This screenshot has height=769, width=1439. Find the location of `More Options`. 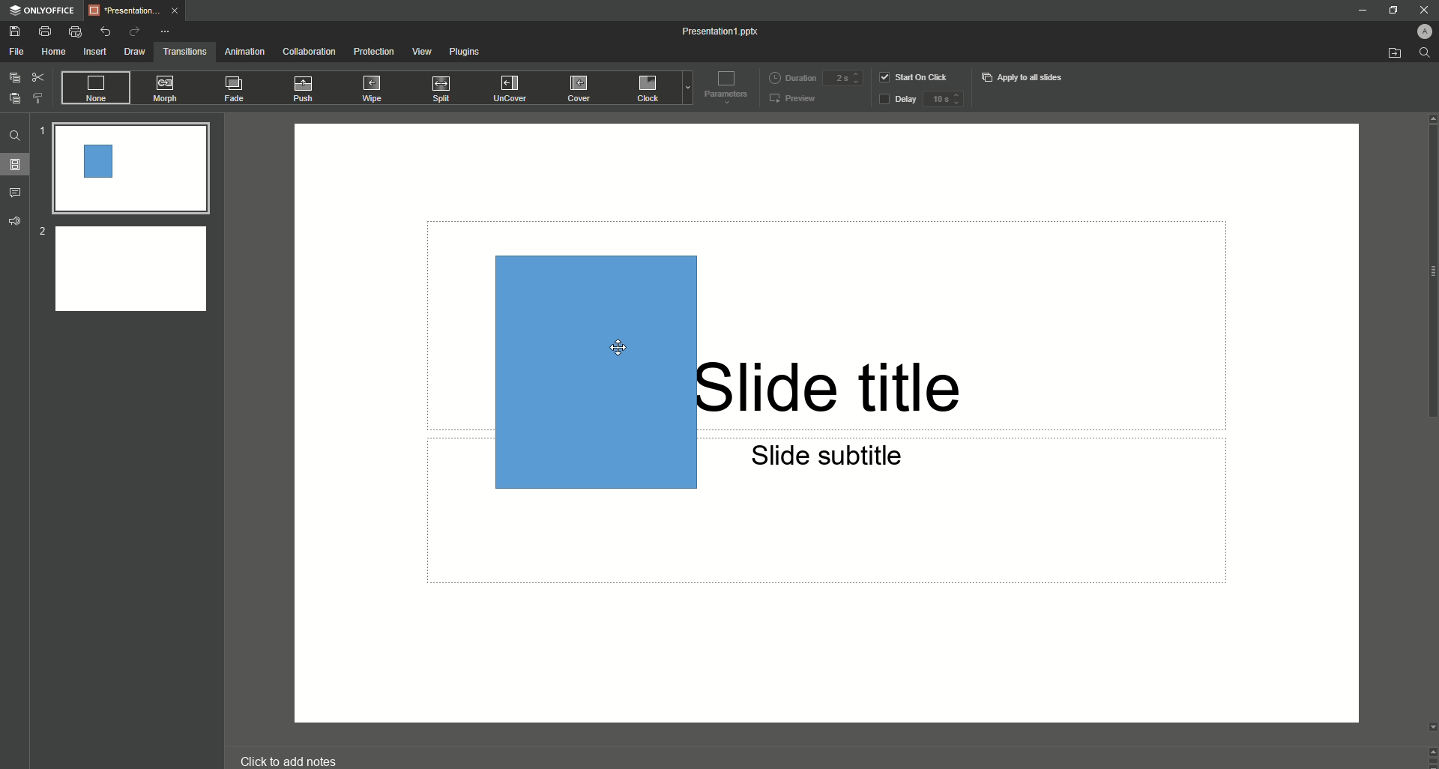

More Options is located at coordinates (165, 32).